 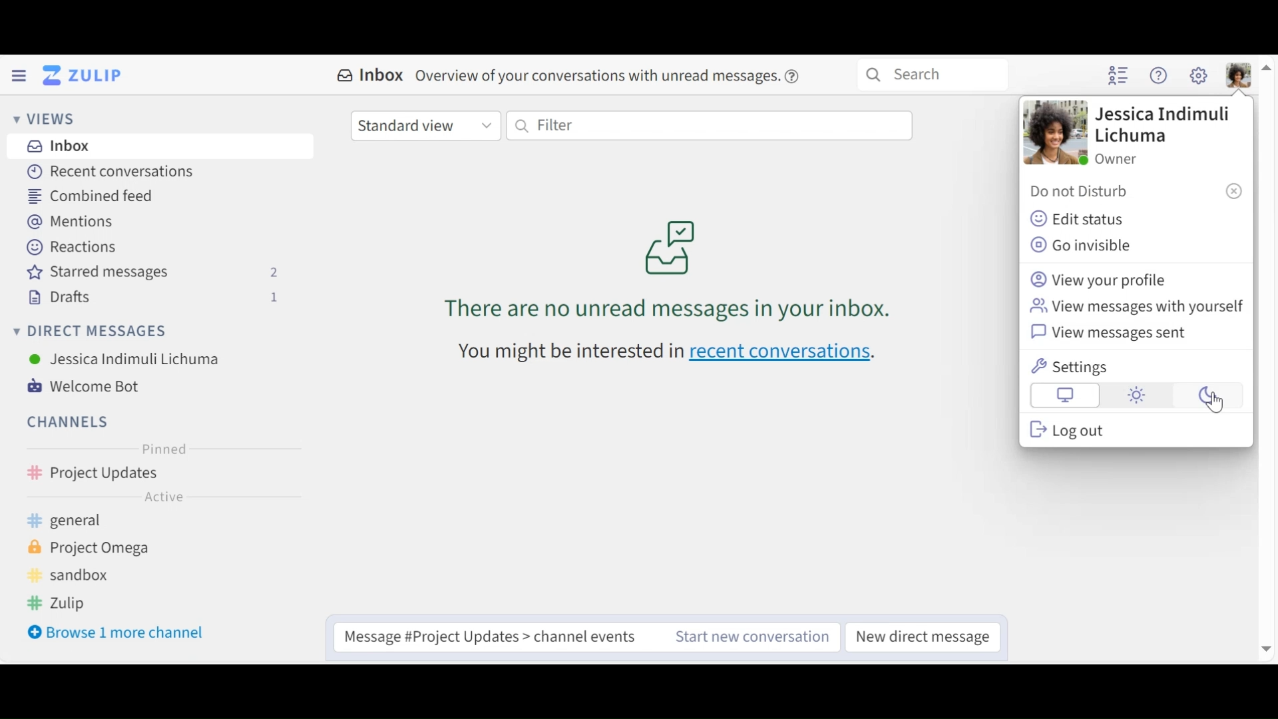 What do you see at coordinates (1213, 403) in the screenshot?
I see `Cursor` at bounding box center [1213, 403].